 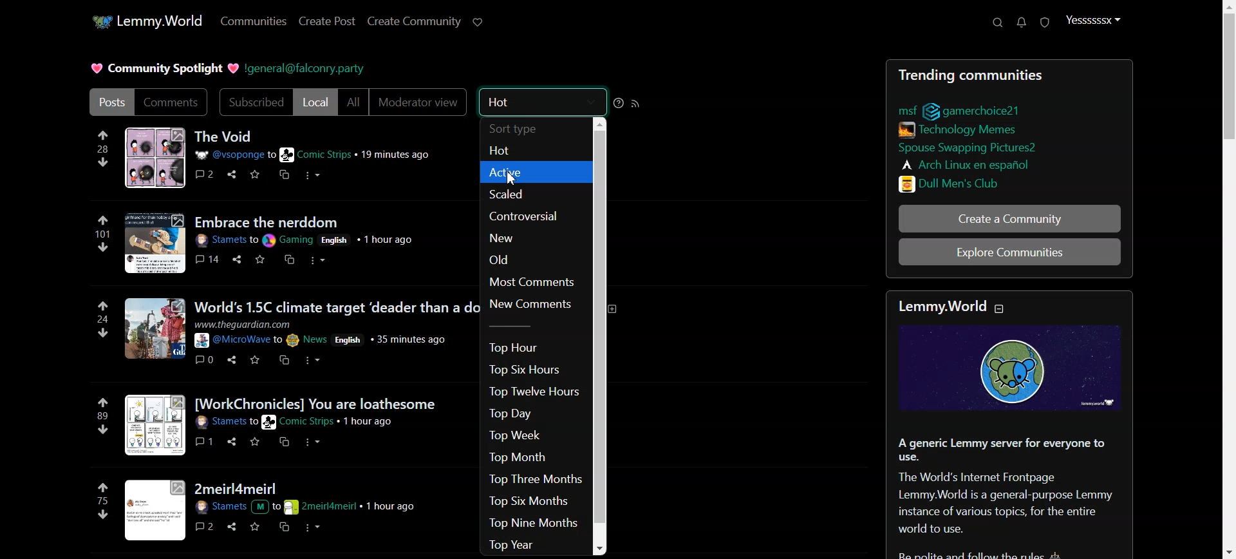 I want to click on more, so click(x=310, y=441).